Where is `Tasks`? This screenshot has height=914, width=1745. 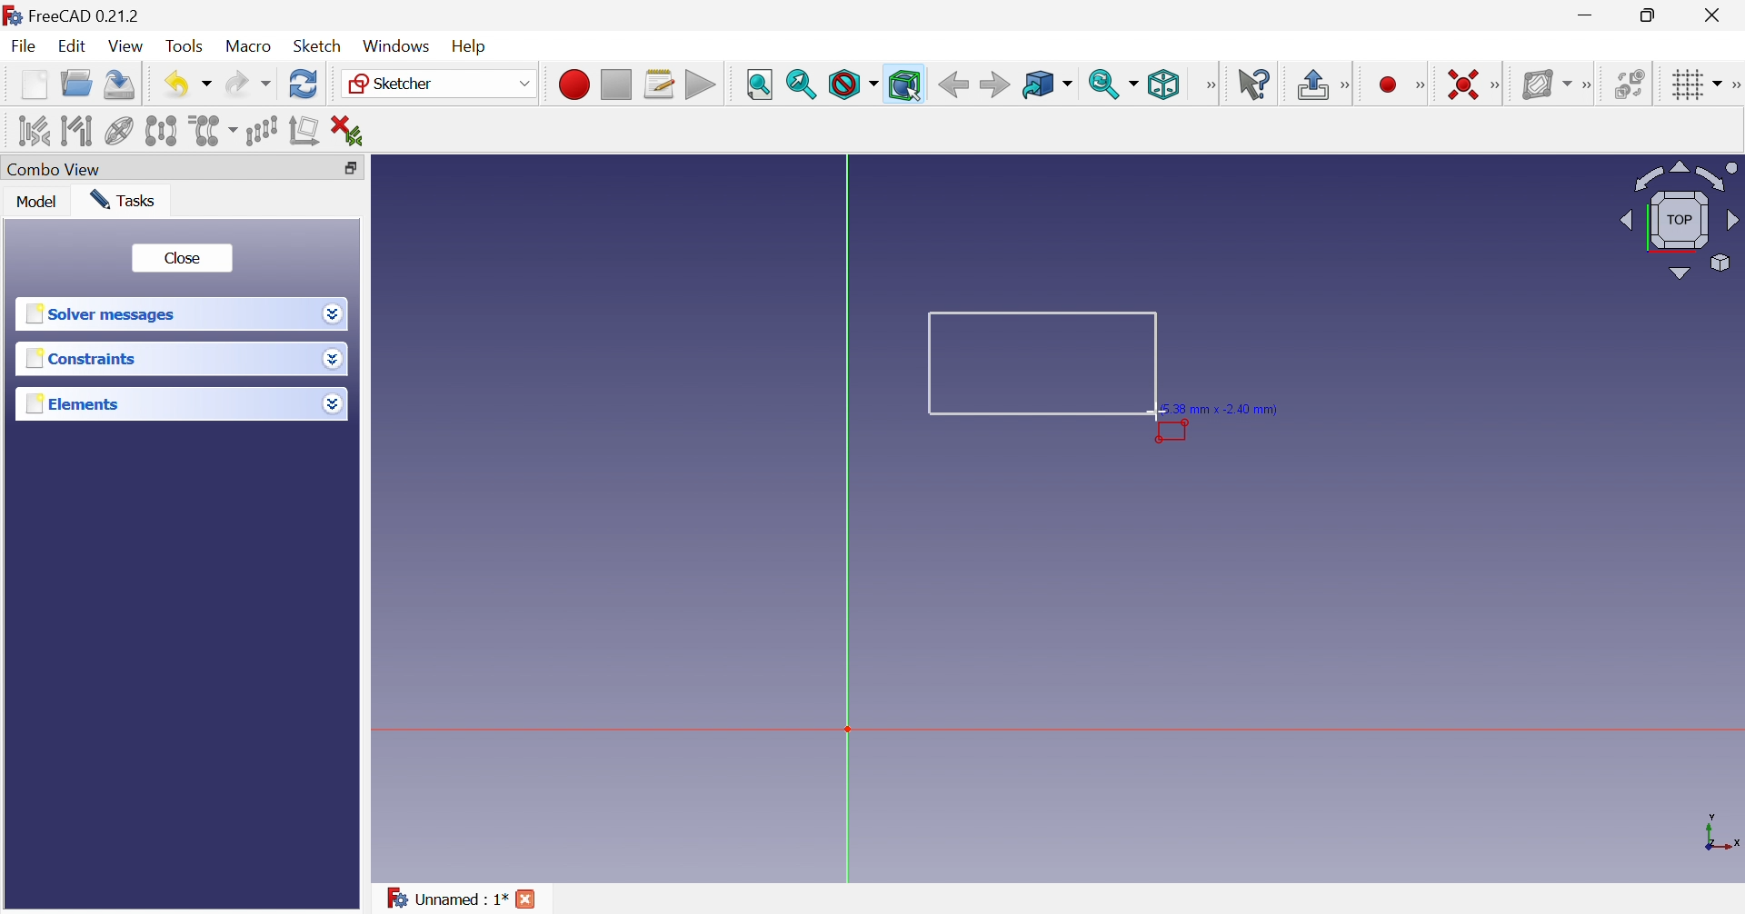 Tasks is located at coordinates (123, 198).